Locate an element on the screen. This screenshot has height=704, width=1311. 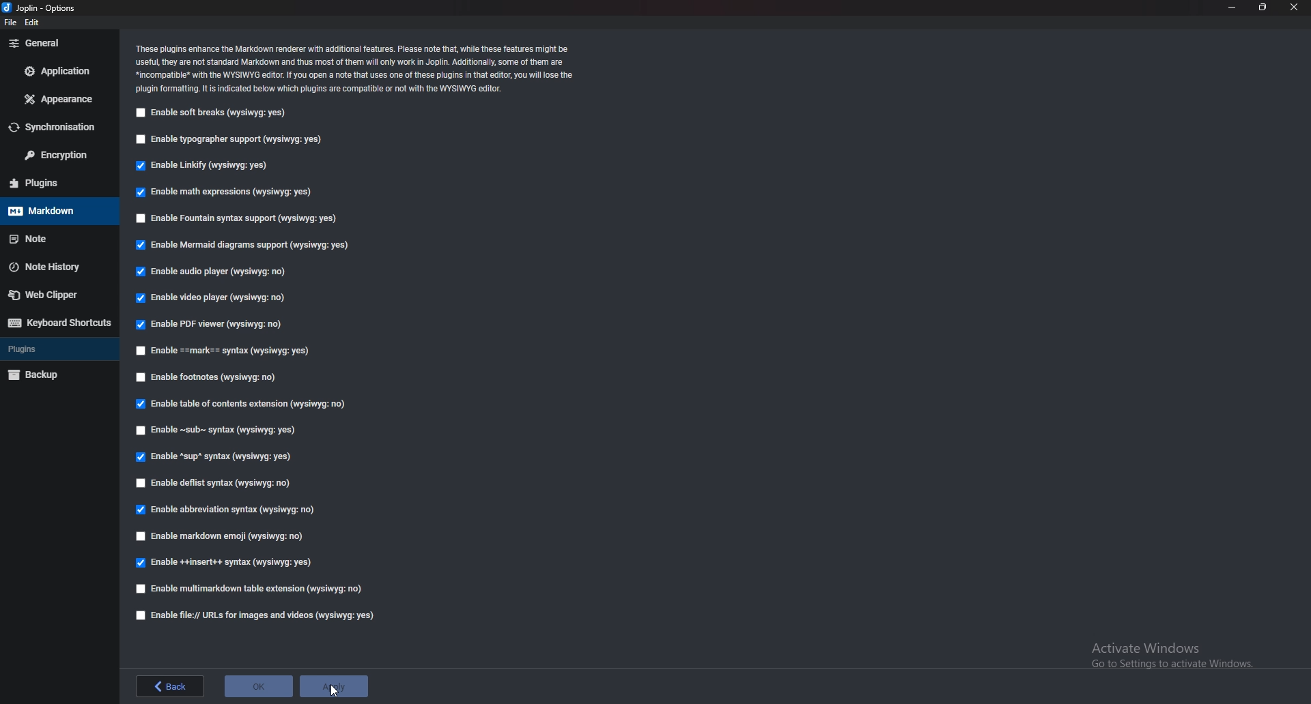
Enable PDF viewer is located at coordinates (212, 324).